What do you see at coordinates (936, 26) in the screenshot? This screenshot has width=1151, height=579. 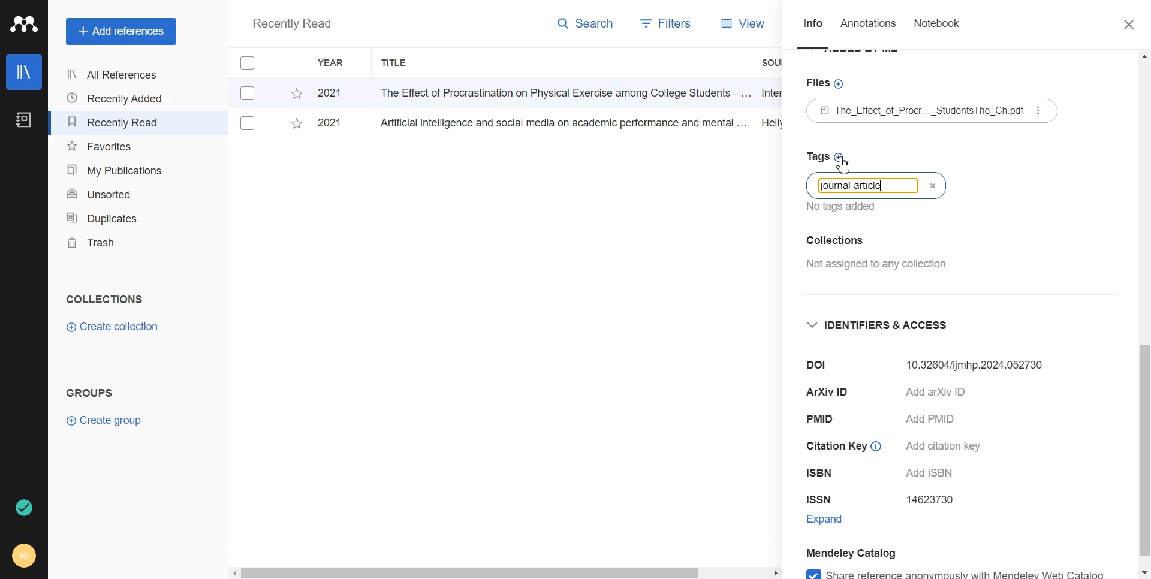 I see `Notebook` at bounding box center [936, 26].